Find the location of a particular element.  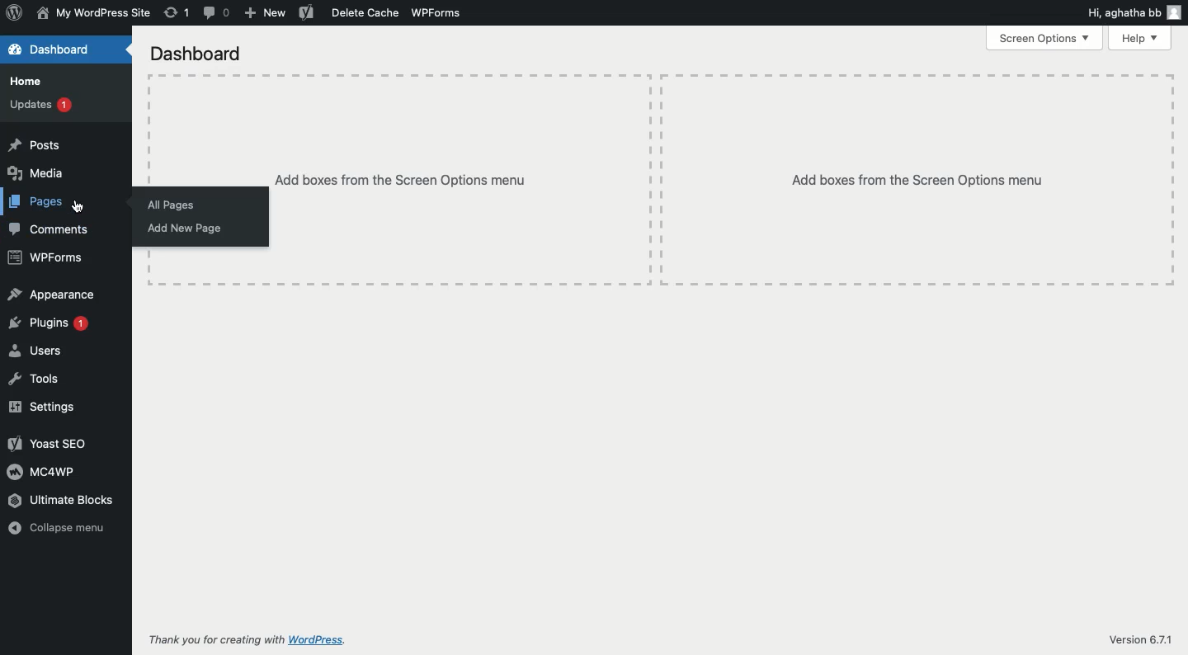

Ultimate blocks is located at coordinates (61, 500).